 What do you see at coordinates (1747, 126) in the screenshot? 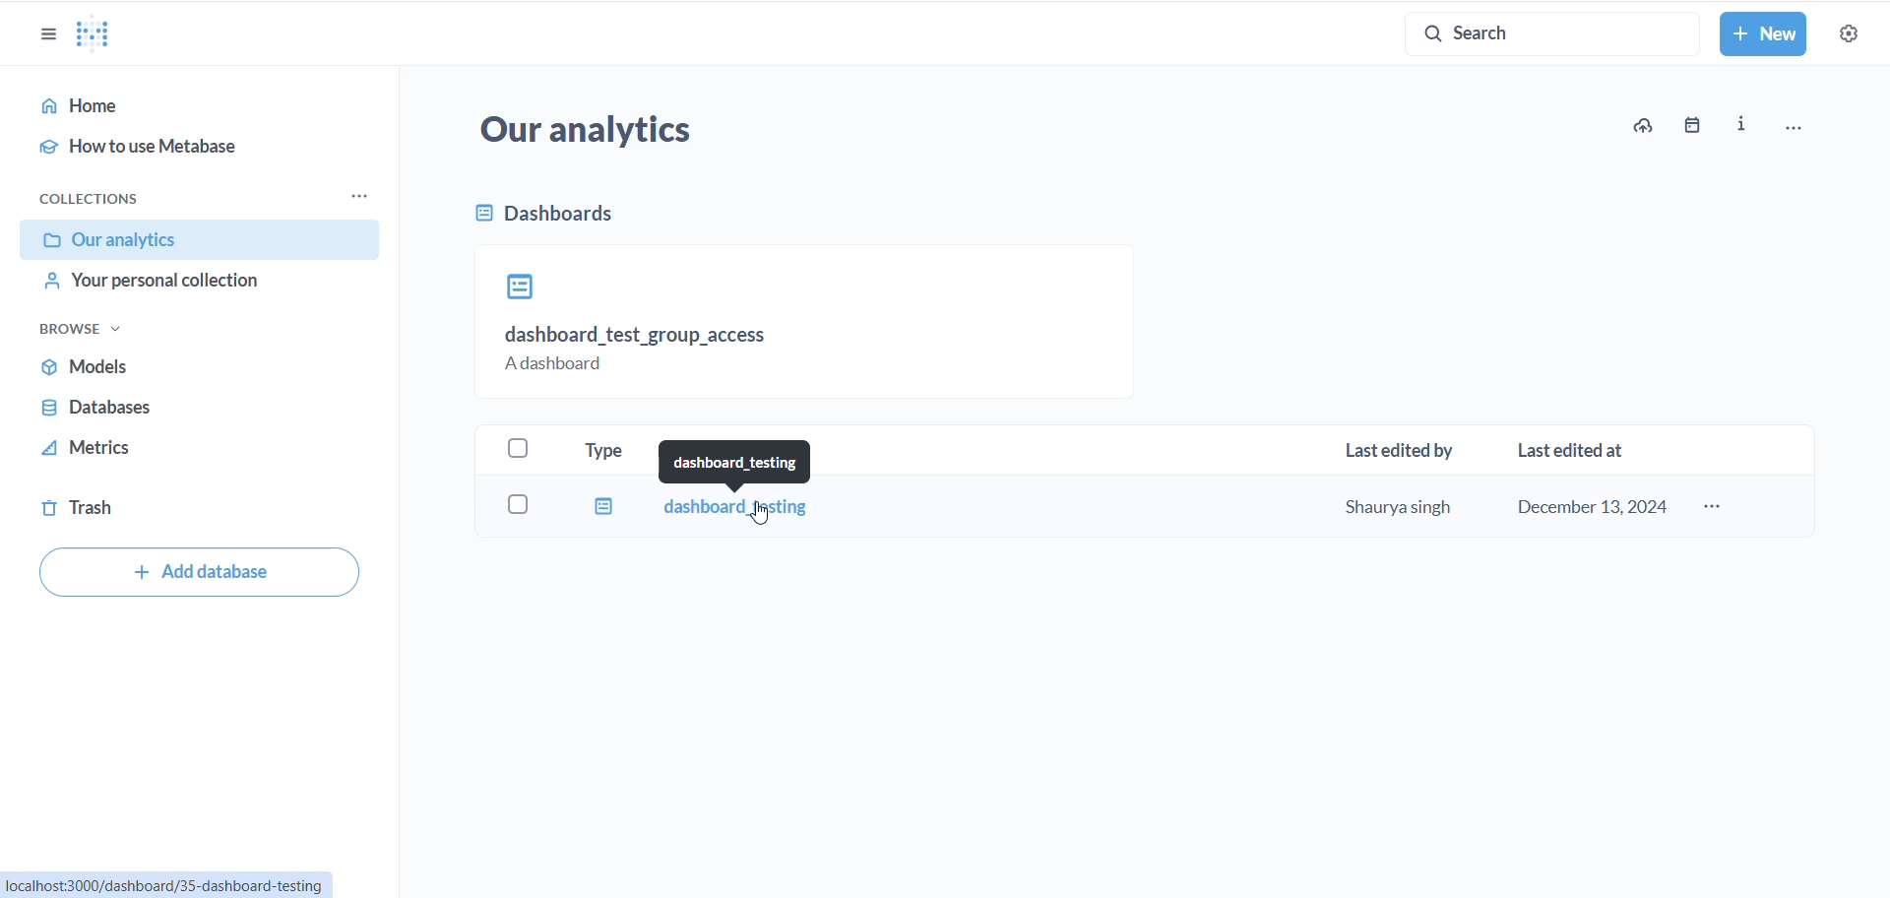
I see `info` at bounding box center [1747, 126].